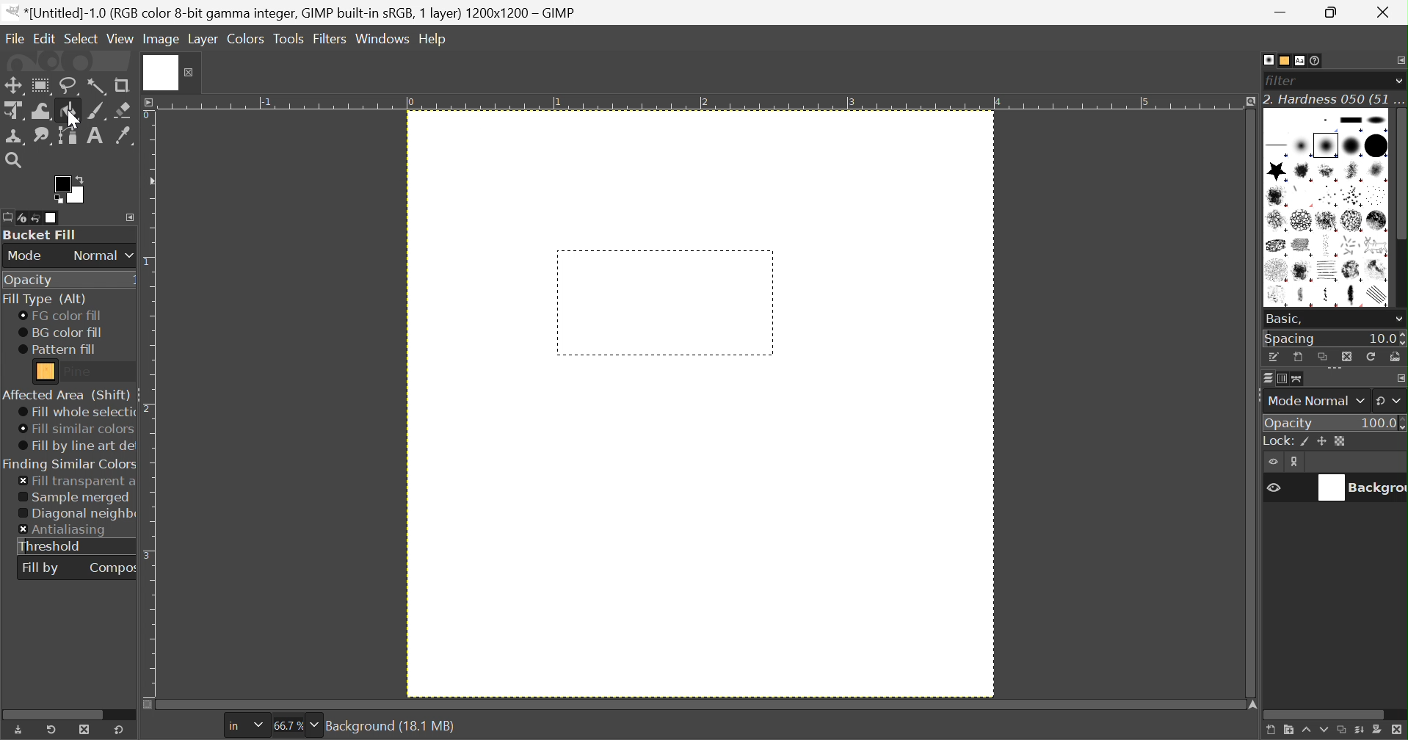 This screenshot has height=740, width=1408. What do you see at coordinates (1298, 358) in the screenshot?
I see `Create a new brush` at bounding box center [1298, 358].